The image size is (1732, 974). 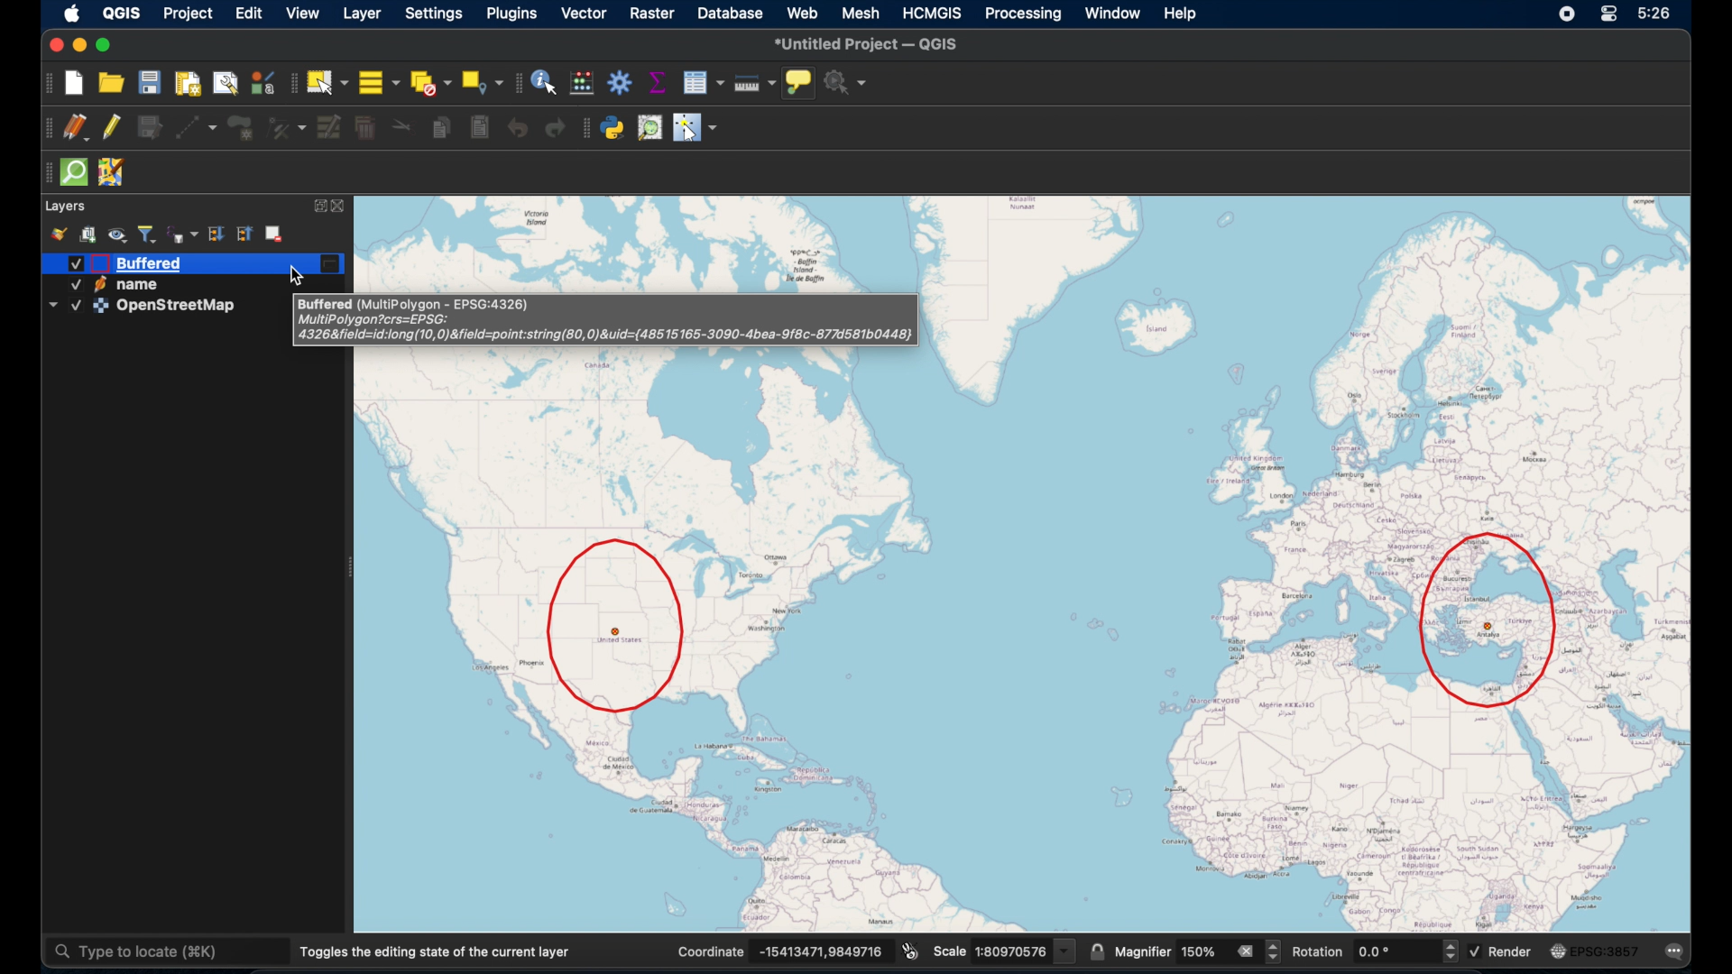 What do you see at coordinates (144, 306) in the screenshot?
I see `active OpenStreetMap layer` at bounding box center [144, 306].